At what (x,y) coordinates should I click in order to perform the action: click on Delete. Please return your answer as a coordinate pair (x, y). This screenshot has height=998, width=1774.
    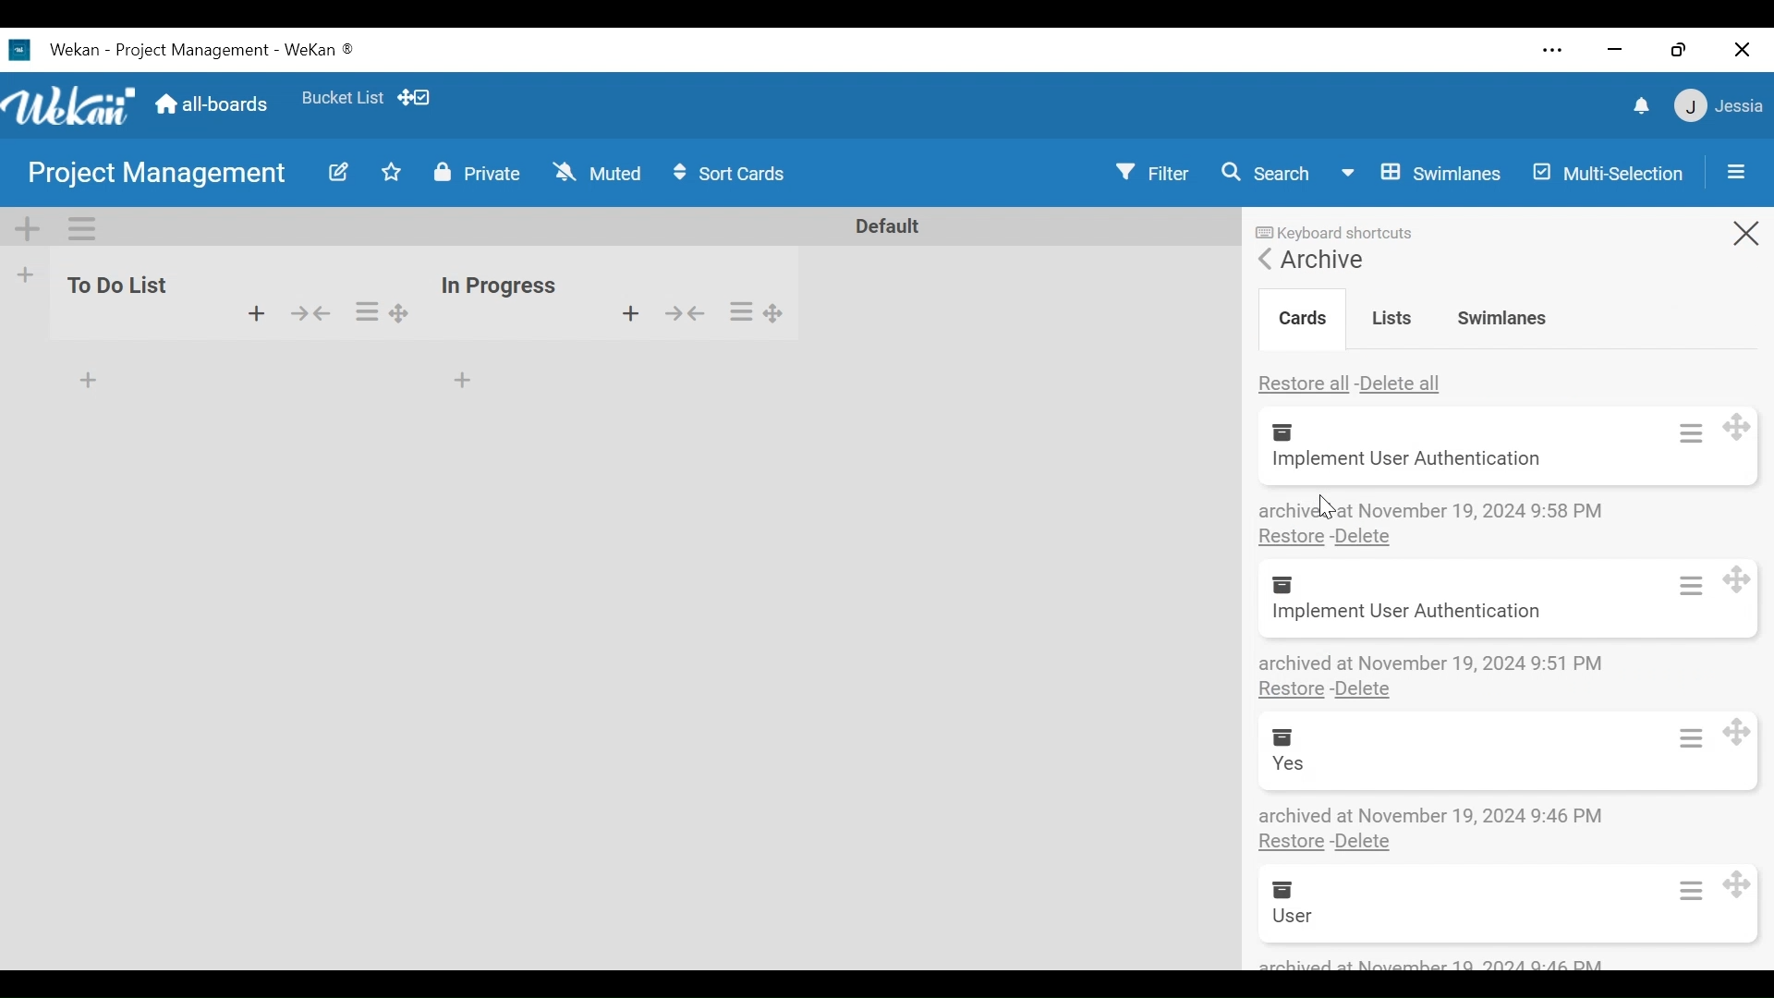
    Looking at the image, I should click on (1363, 843).